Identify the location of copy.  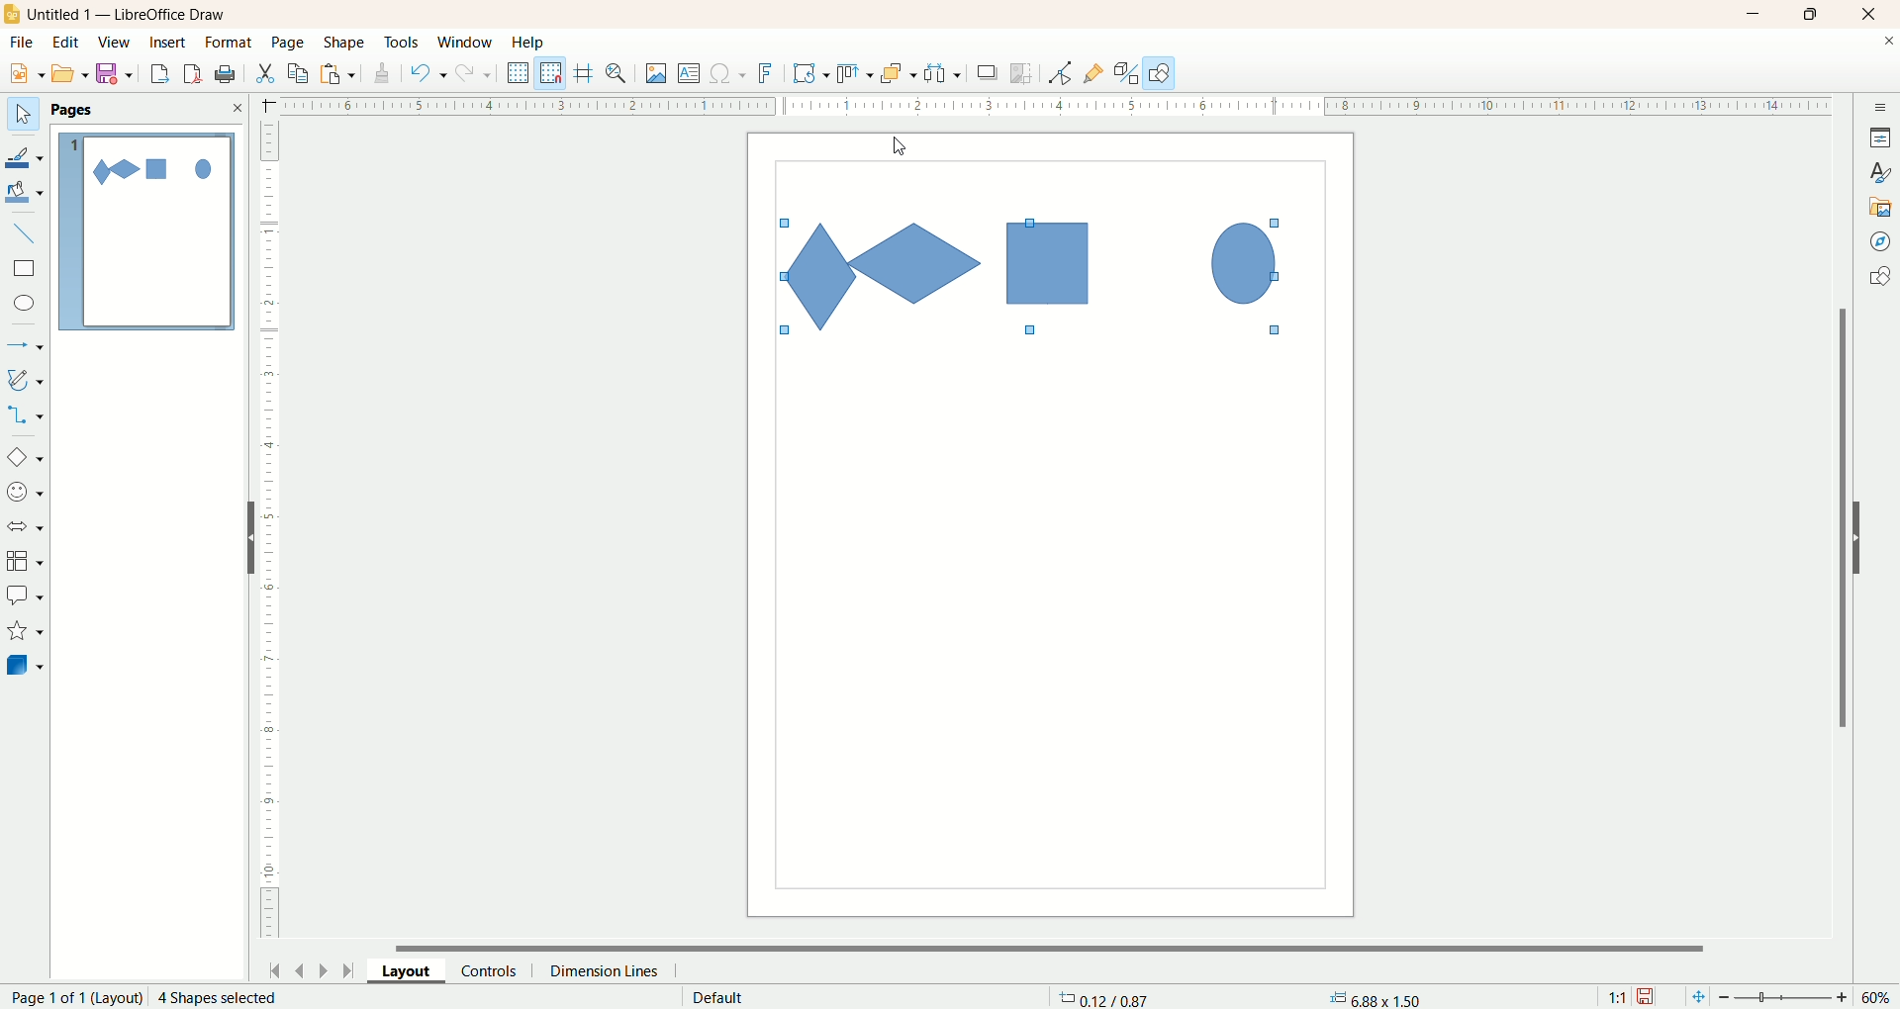
(299, 73).